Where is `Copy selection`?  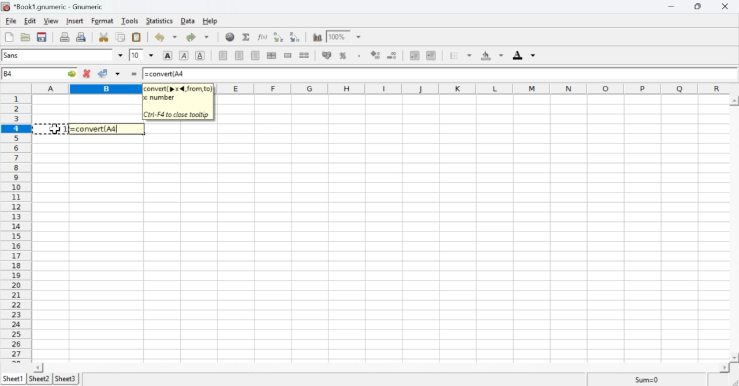
Copy selection is located at coordinates (121, 36).